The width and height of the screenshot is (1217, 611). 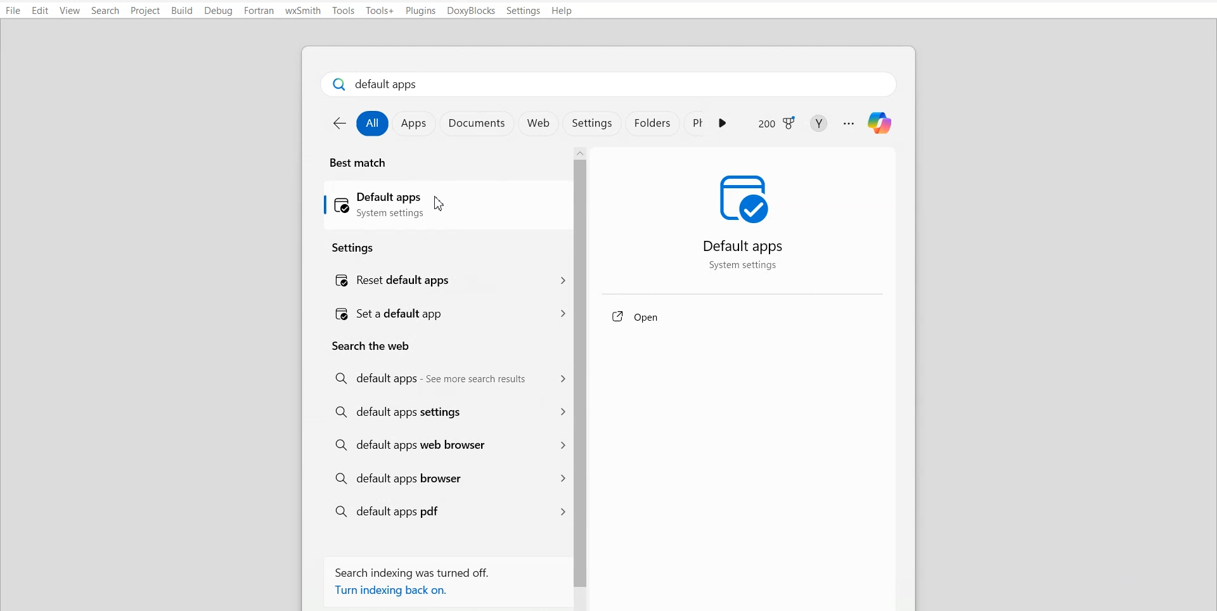 What do you see at coordinates (354, 247) in the screenshot?
I see `Text` at bounding box center [354, 247].